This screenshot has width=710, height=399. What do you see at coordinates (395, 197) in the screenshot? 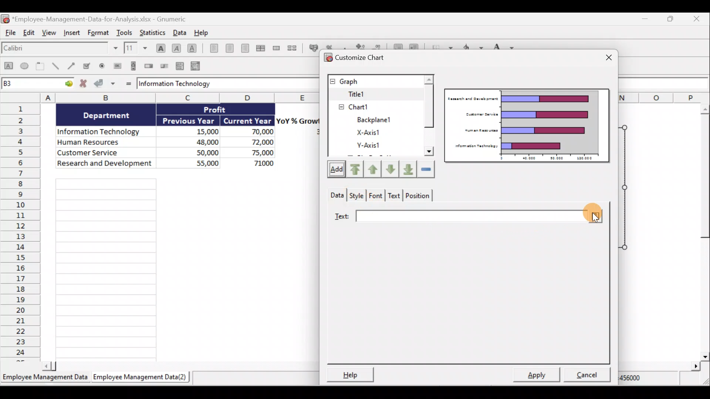
I see `Text` at bounding box center [395, 197].